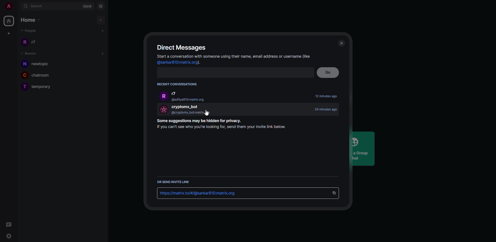 The height and width of the screenshot is (242, 496). What do you see at coordinates (329, 109) in the screenshot?
I see `time` at bounding box center [329, 109].